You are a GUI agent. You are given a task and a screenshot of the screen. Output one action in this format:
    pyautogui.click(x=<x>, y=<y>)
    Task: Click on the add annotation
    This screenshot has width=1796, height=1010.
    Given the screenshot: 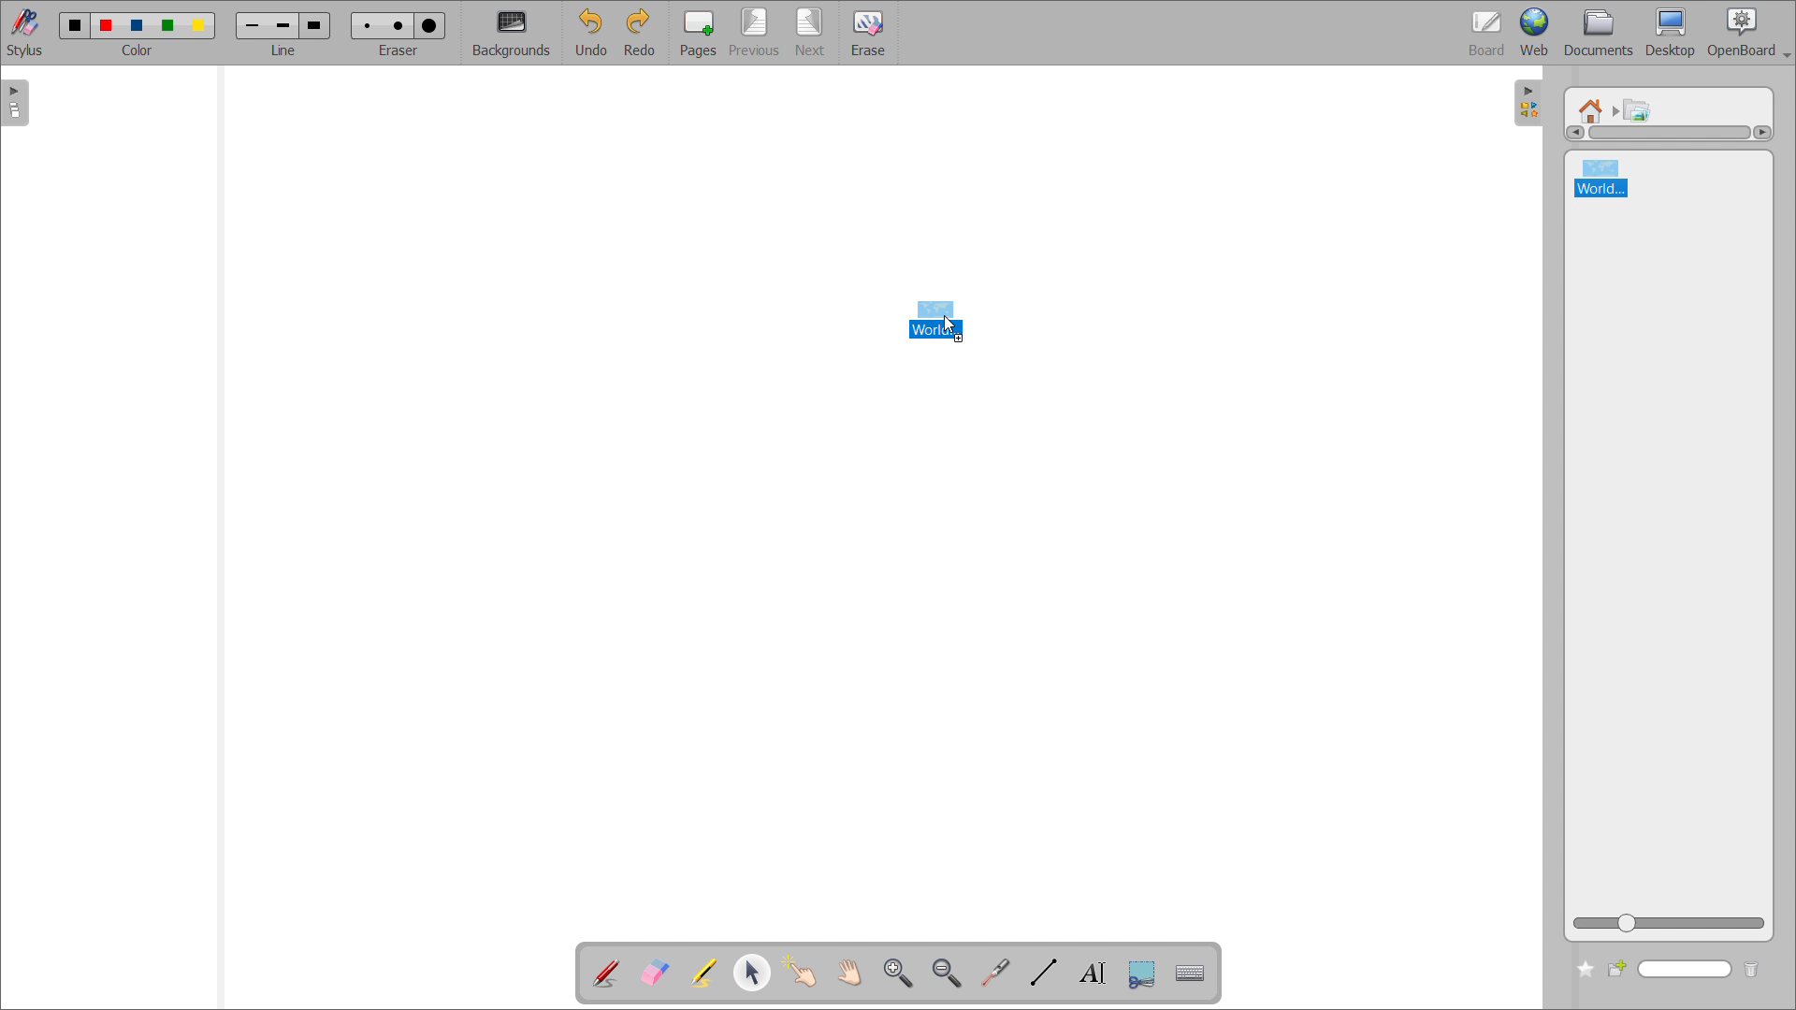 What is the action you would take?
    pyautogui.click(x=607, y=973)
    